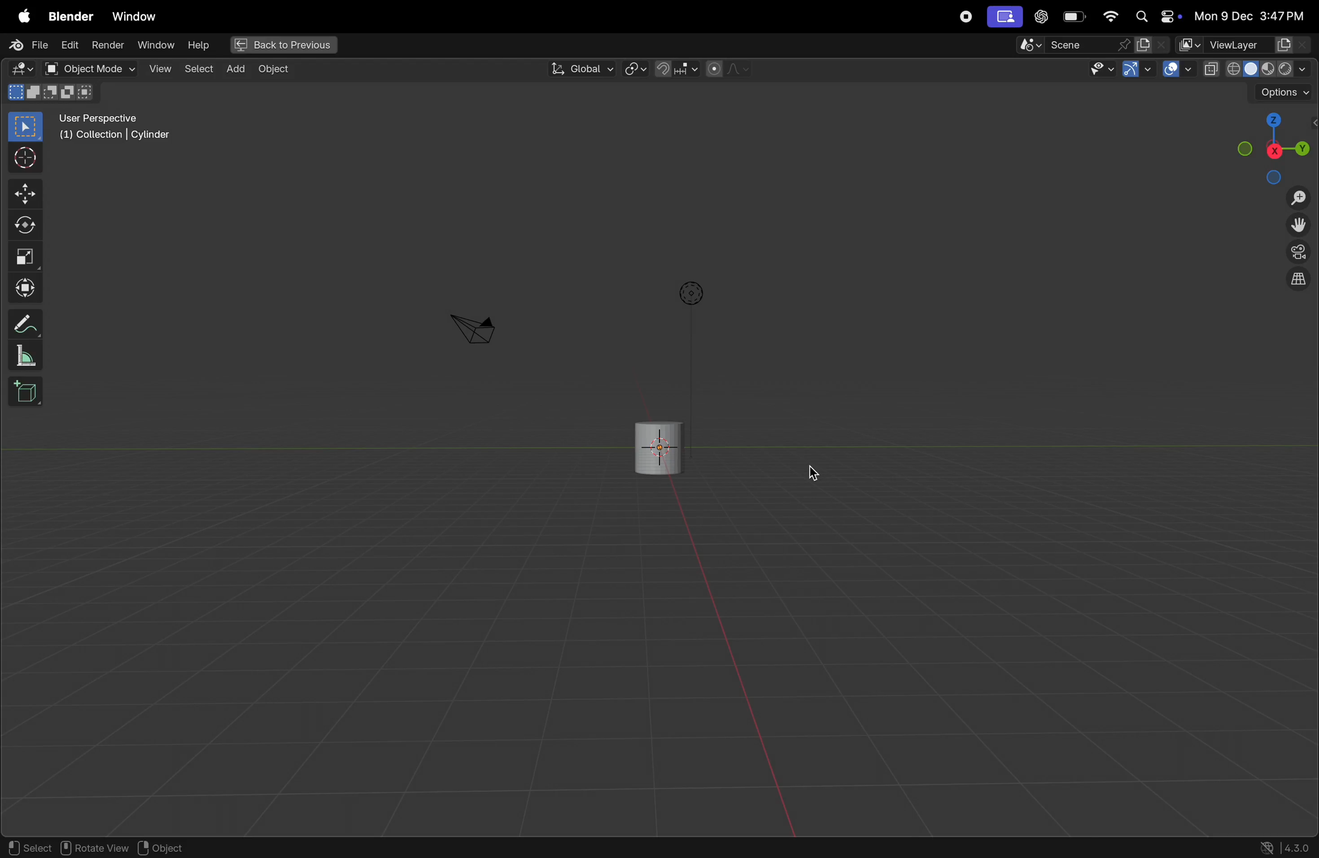 The width and height of the screenshot is (1319, 858). Describe the element at coordinates (809, 477) in the screenshot. I see `cursor` at that location.